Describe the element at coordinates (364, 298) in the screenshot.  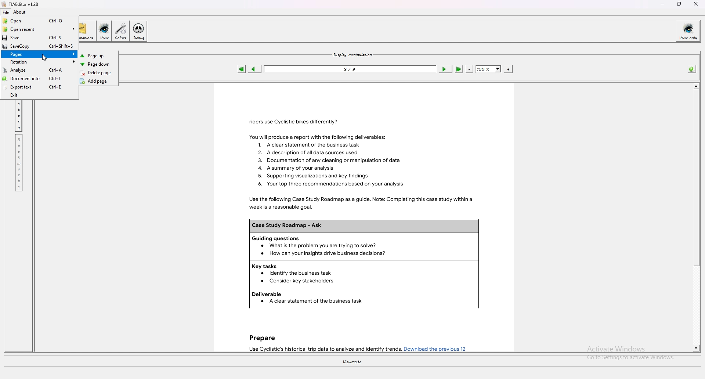
I see `Deliverable  A clear statement of the business task` at that location.